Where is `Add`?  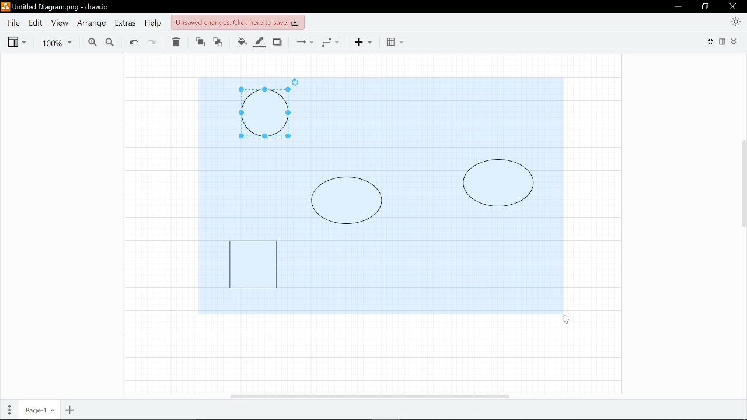 Add is located at coordinates (368, 41).